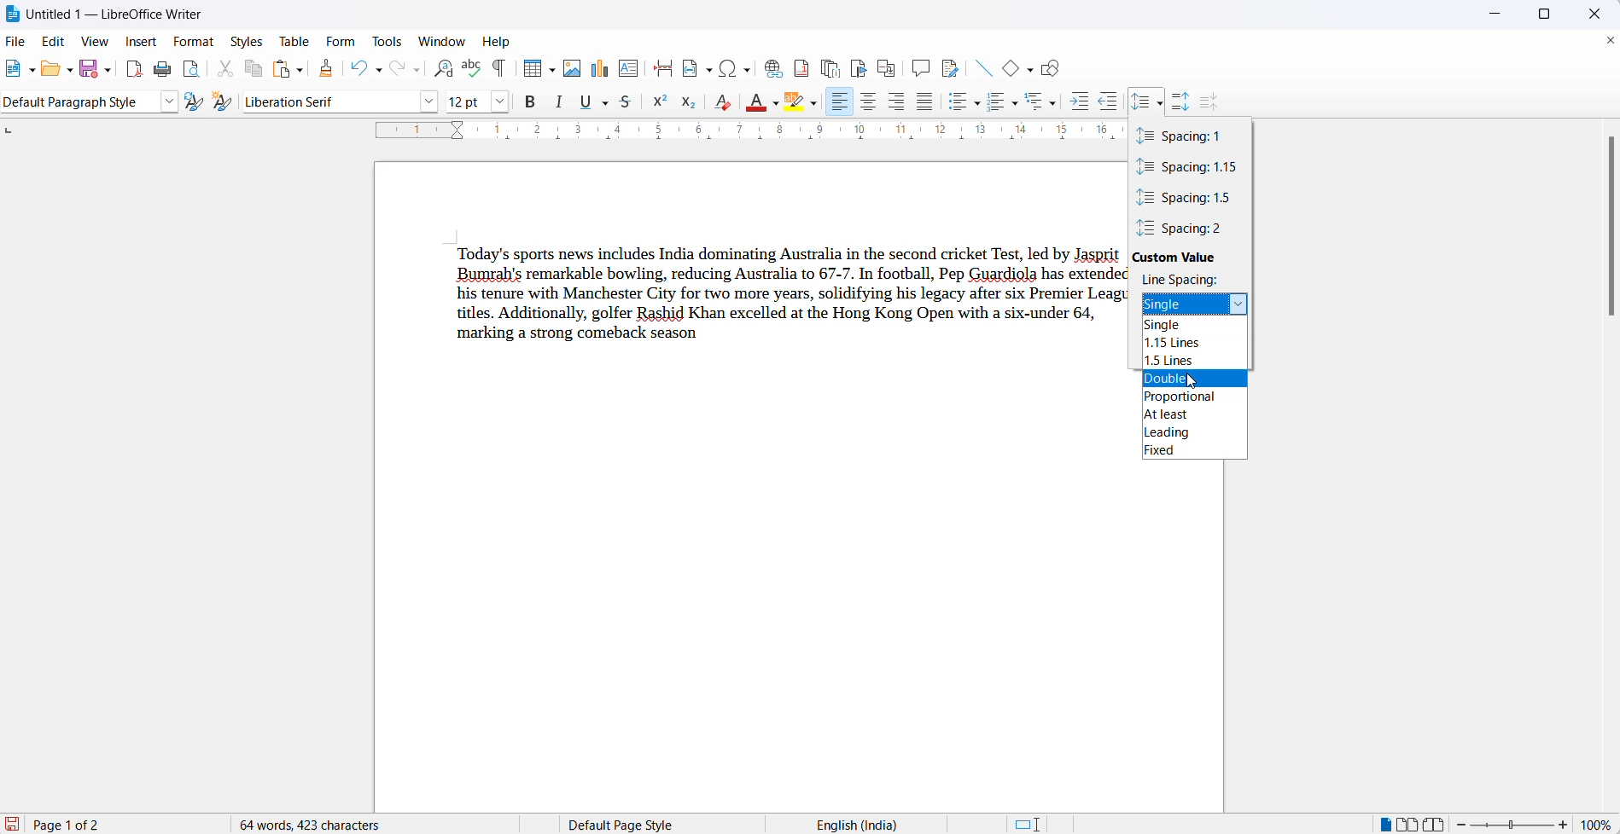  What do you see at coordinates (468, 102) in the screenshot?
I see `font size` at bounding box center [468, 102].